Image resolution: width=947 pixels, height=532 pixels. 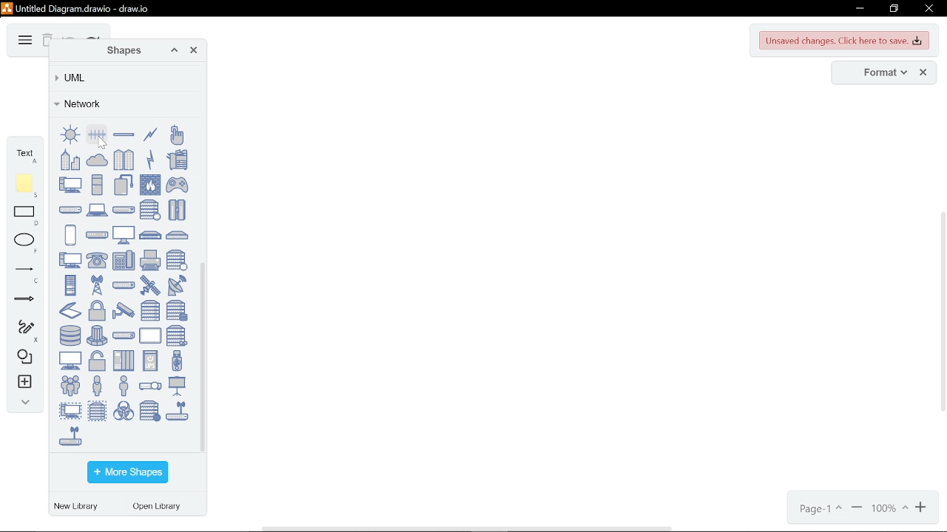 What do you see at coordinates (27, 243) in the screenshot?
I see `ellipse` at bounding box center [27, 243].